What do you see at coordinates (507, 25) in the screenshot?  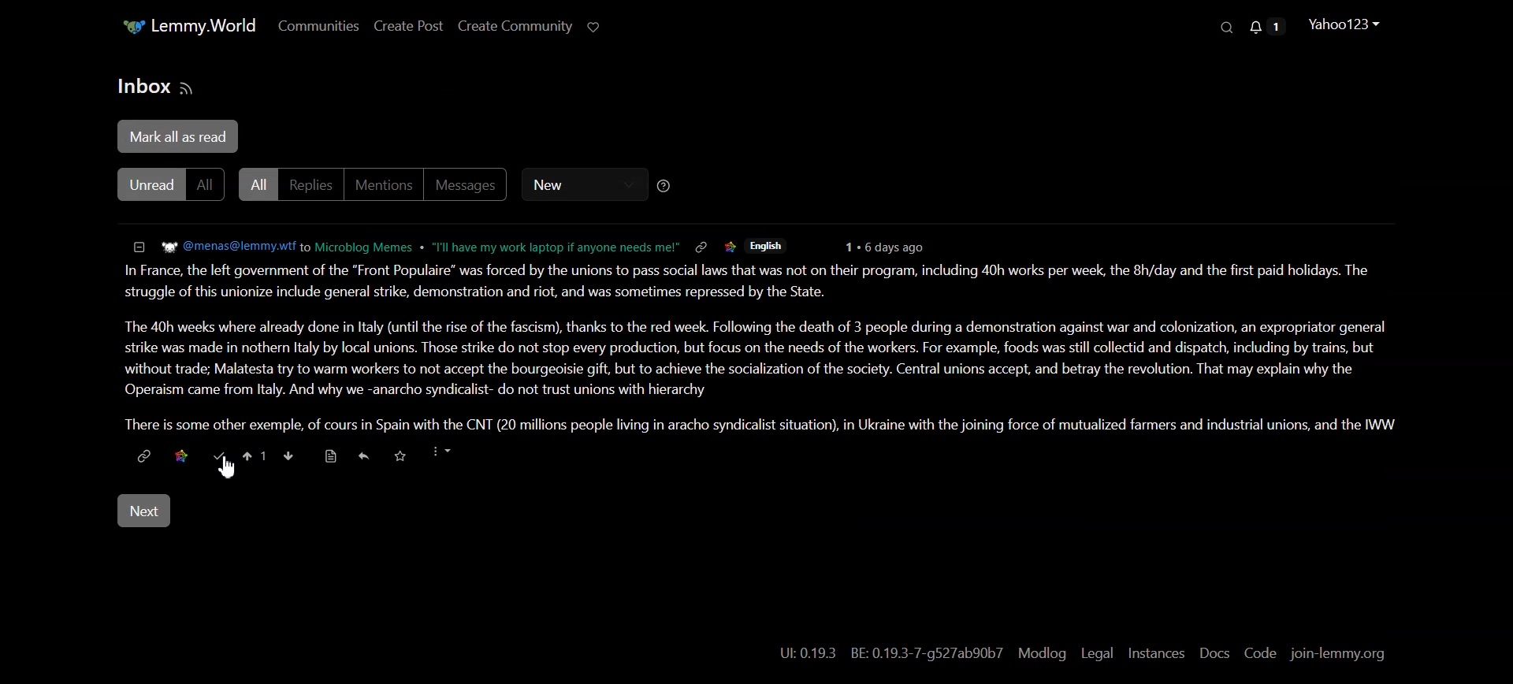 I see `Create Community ` at bounding box center [507, 25].